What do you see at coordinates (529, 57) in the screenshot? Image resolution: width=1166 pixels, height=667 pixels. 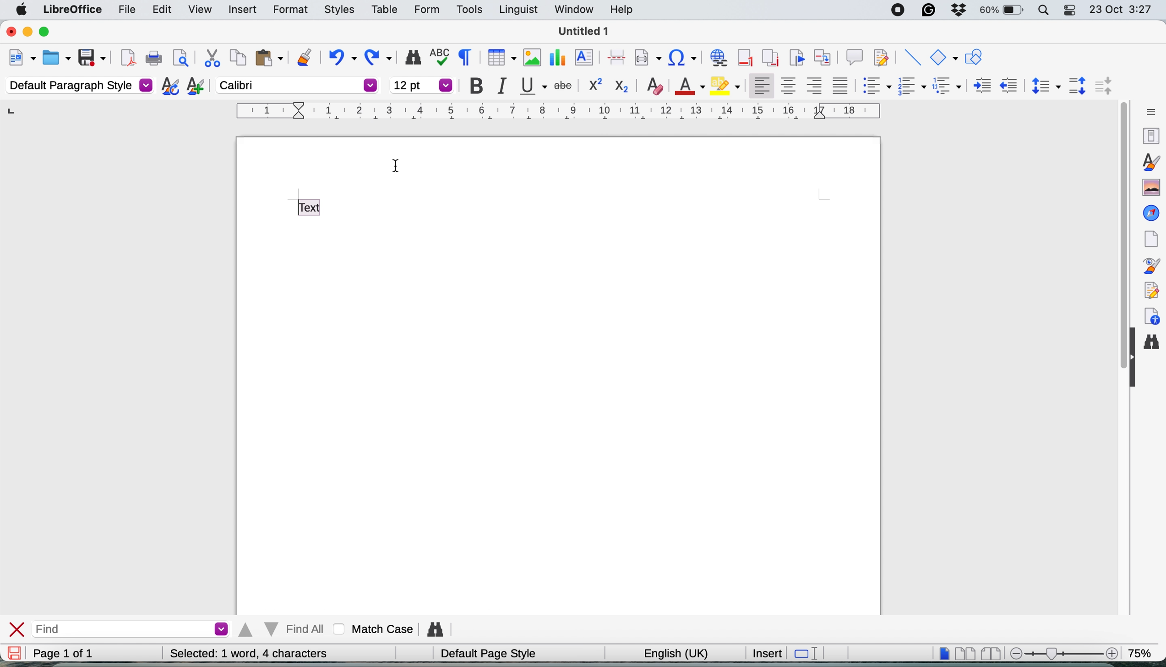 I see `insert image` at bounding box center [529, 57].